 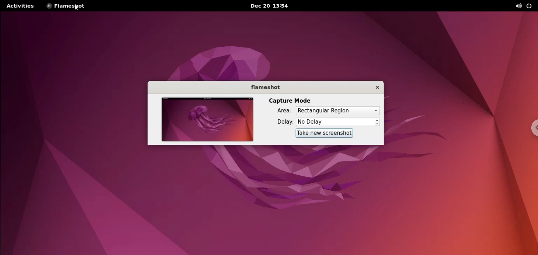 What do you see at coordinates (269, 87) in the screenshot?
I see `flameshot ` at bounding box center [269, 87].